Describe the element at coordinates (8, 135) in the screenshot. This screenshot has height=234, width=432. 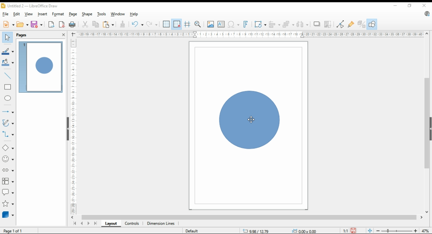
I see `connectors` at that location.